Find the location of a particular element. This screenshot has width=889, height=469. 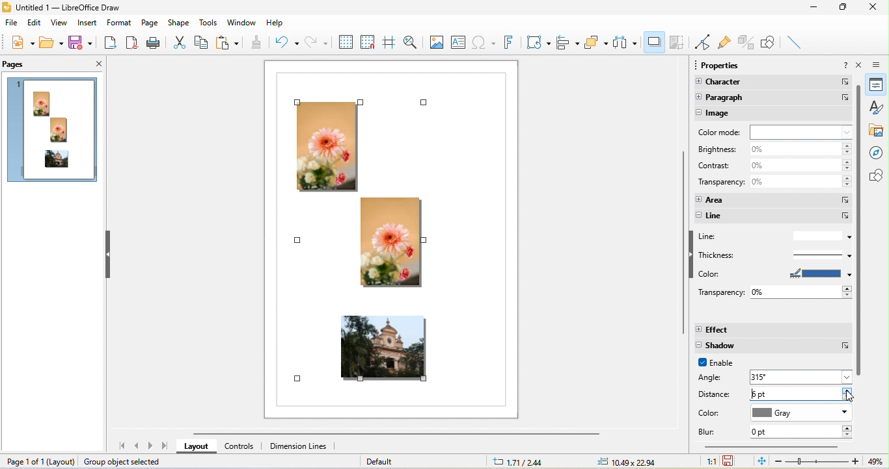

shadow is located at coordinates (773, 346).